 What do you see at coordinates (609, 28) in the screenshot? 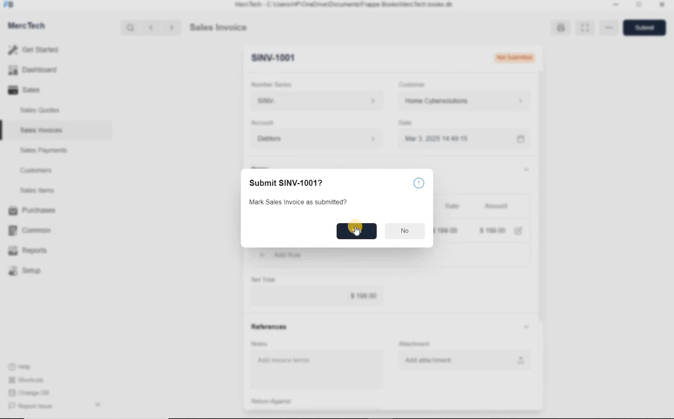
I see `options` at bounding box center [609, 28].